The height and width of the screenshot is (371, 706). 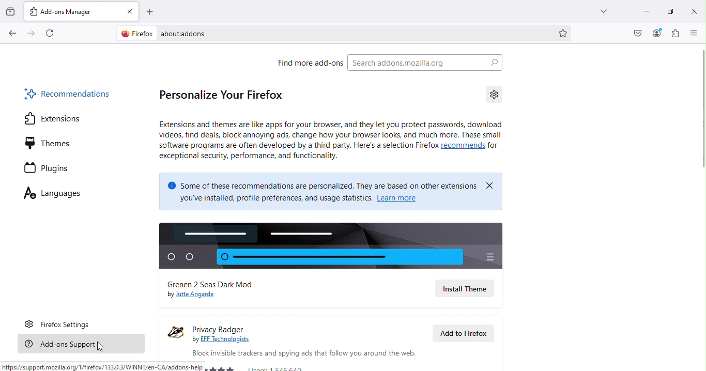 I want to click on privacy icon, so click(x=173, y=334).